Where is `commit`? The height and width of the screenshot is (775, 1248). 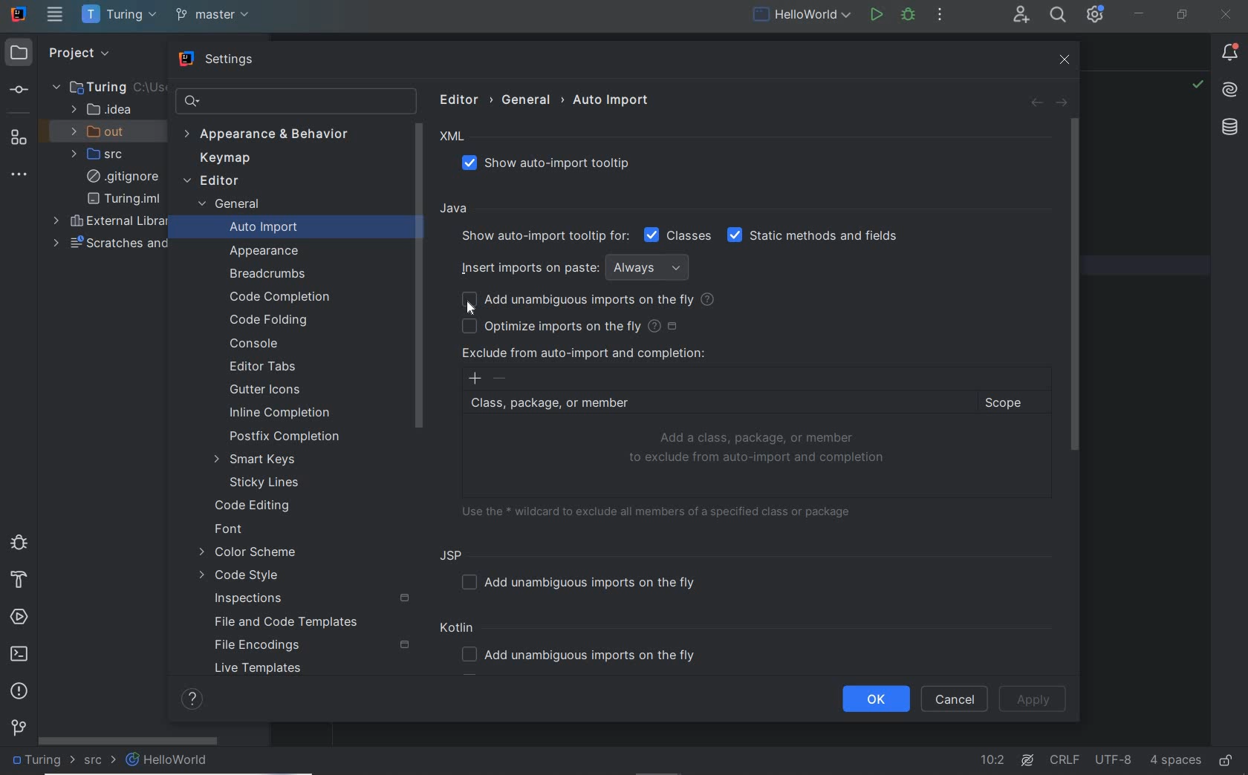 commit is located at coordinates (18, 91).